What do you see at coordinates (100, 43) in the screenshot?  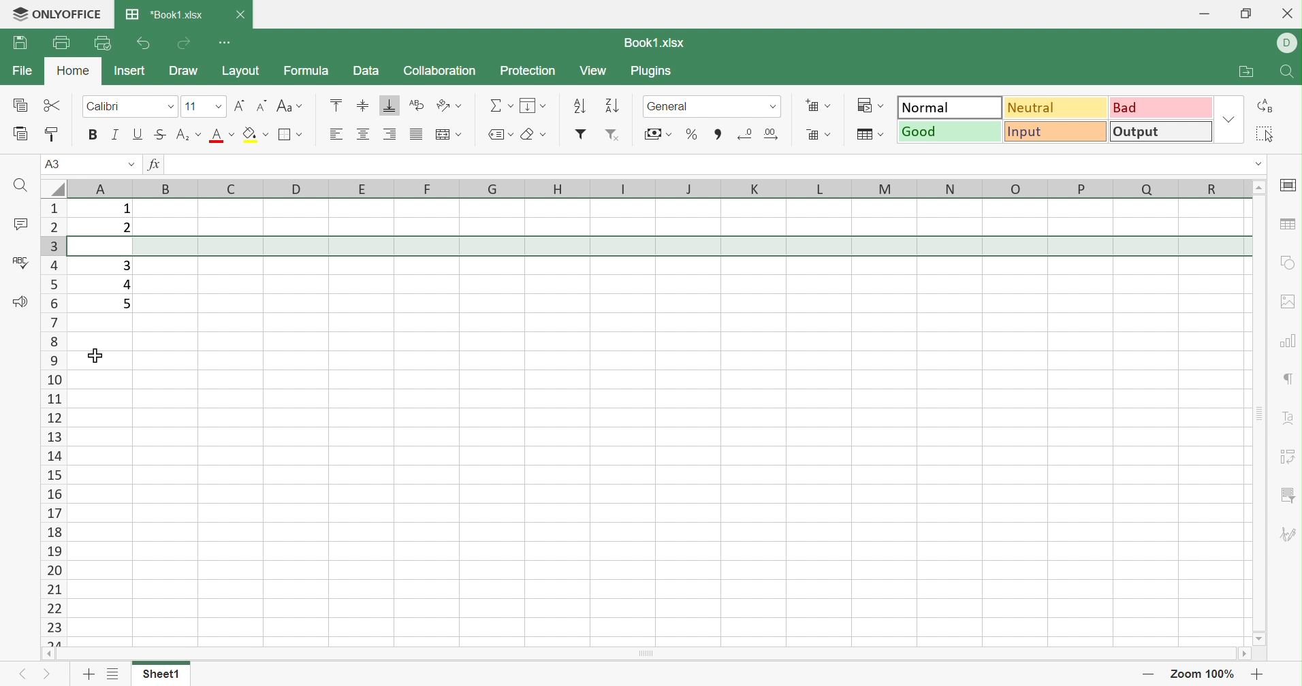 I see `Quick Print` at bounding box center [100, 43].